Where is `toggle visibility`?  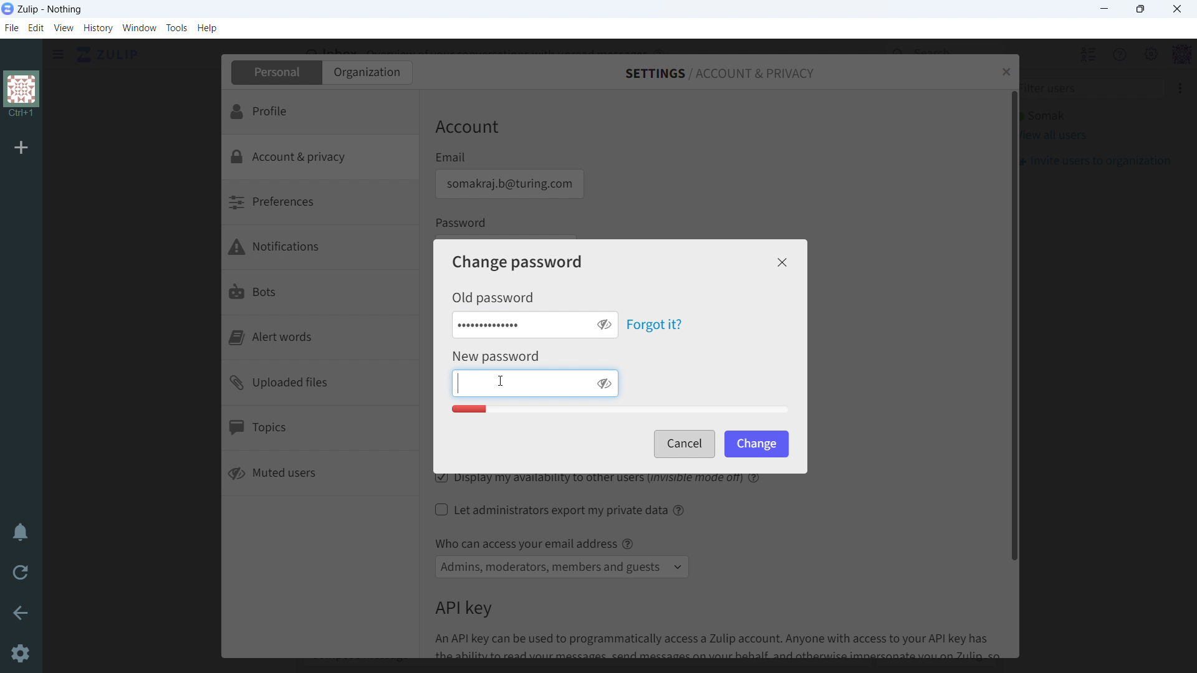
toggle visibility is located at coordinates (603, 325).